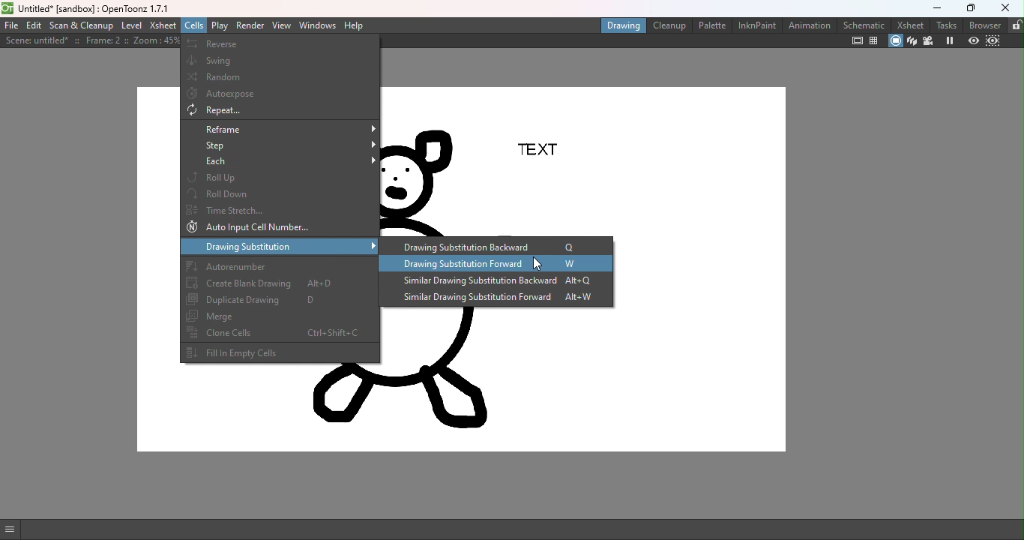  I want to click on Autoexpose, so click(283, 94).